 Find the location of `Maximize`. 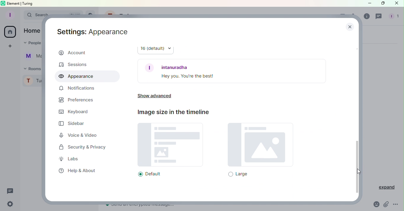

Maximize is located at coordinates (383, 4).